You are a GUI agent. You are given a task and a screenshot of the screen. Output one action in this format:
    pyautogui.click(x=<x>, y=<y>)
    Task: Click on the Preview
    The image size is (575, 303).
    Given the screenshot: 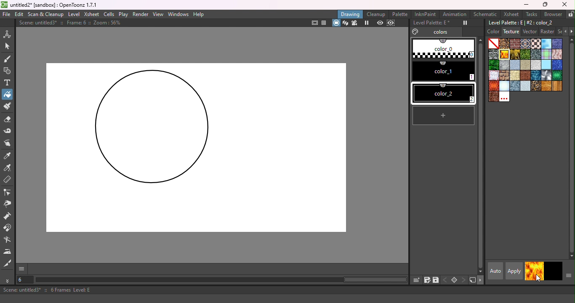 What is the action you would take?
    pyautogui.click(x=379, y=23)
    